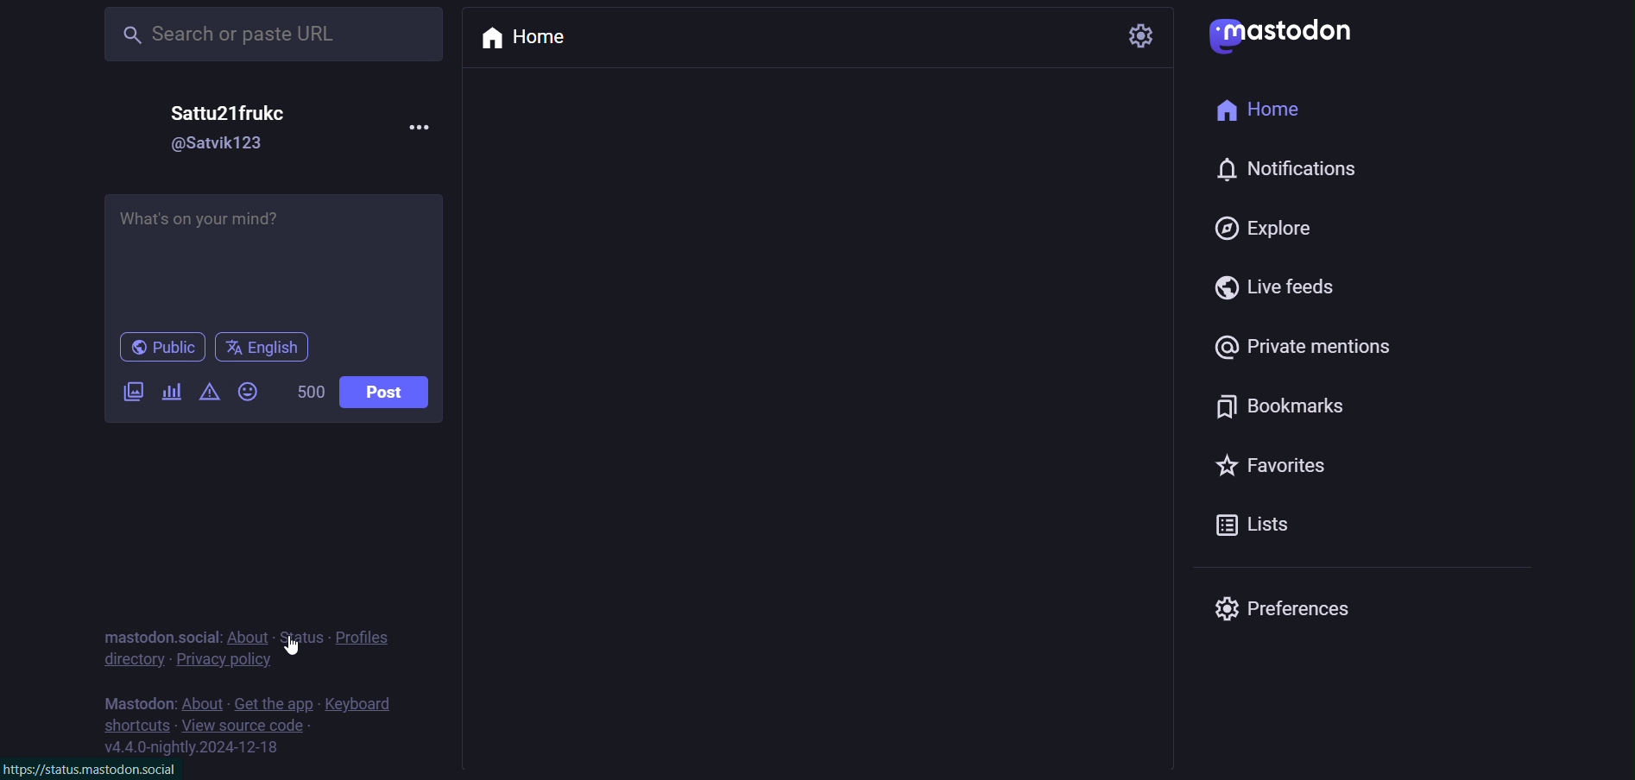 The image size is (1635, 780). Describe the element at coordinates (1141, 36) in the screenshot. I see `setting` at that location.